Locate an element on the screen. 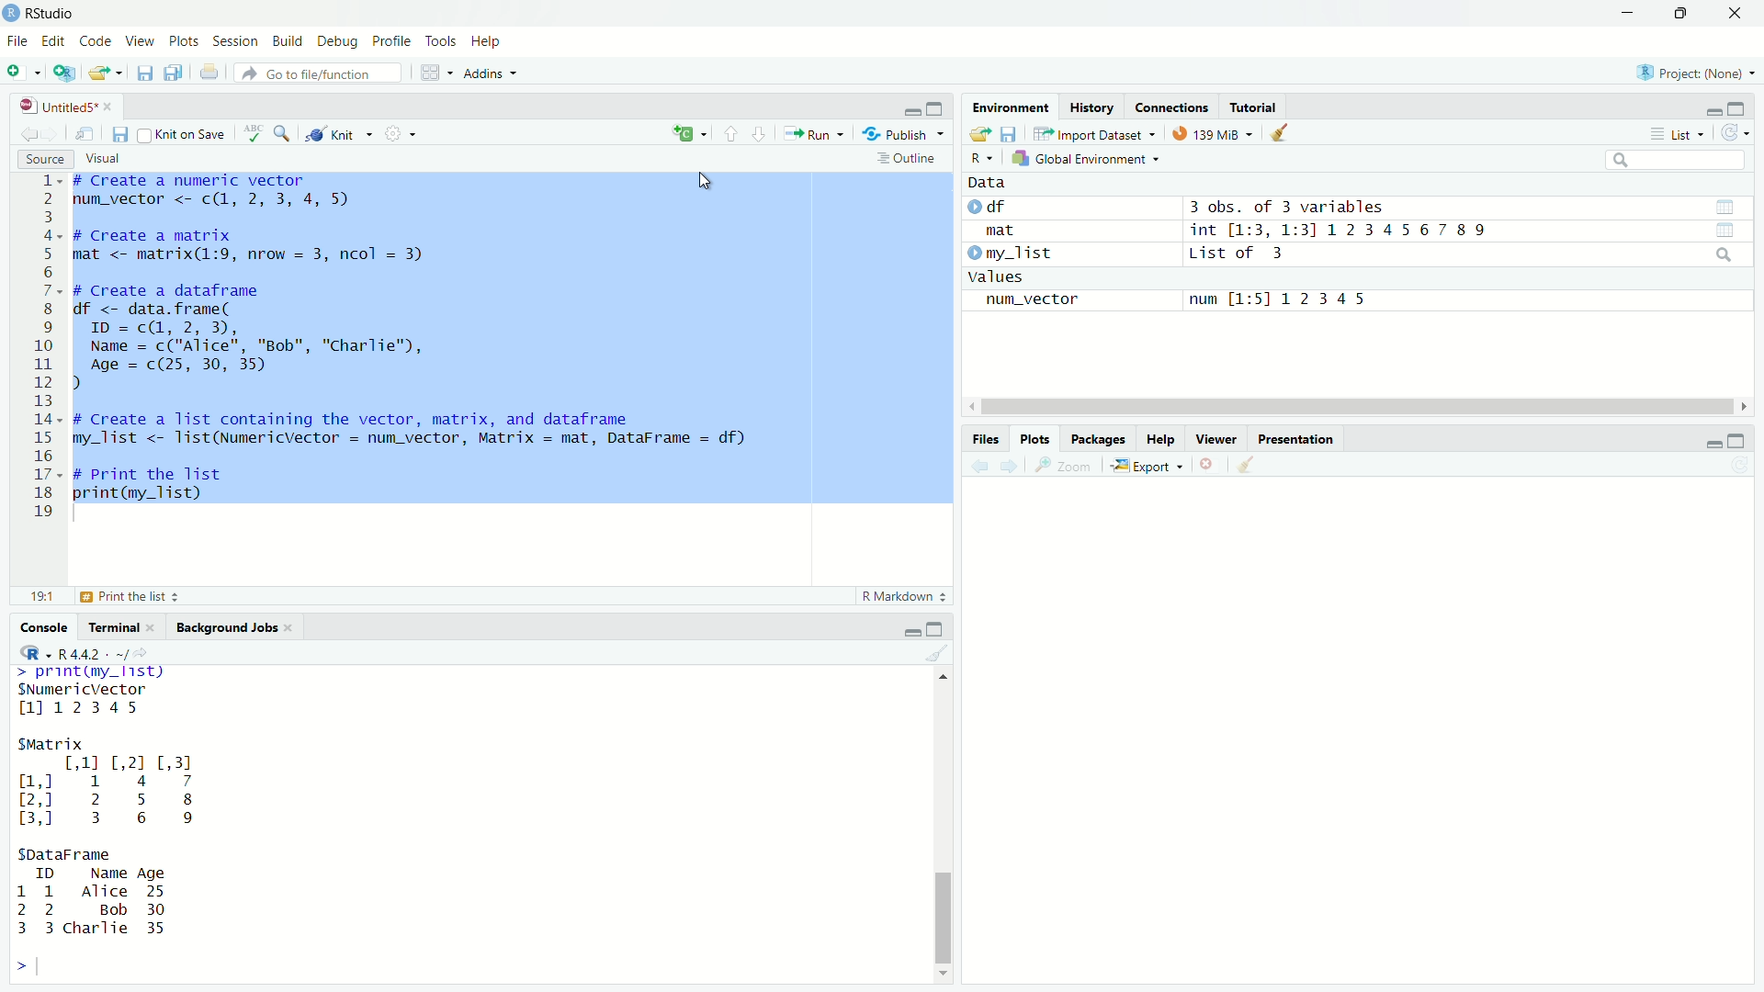  Connections is located at coordinates (1176, 107).